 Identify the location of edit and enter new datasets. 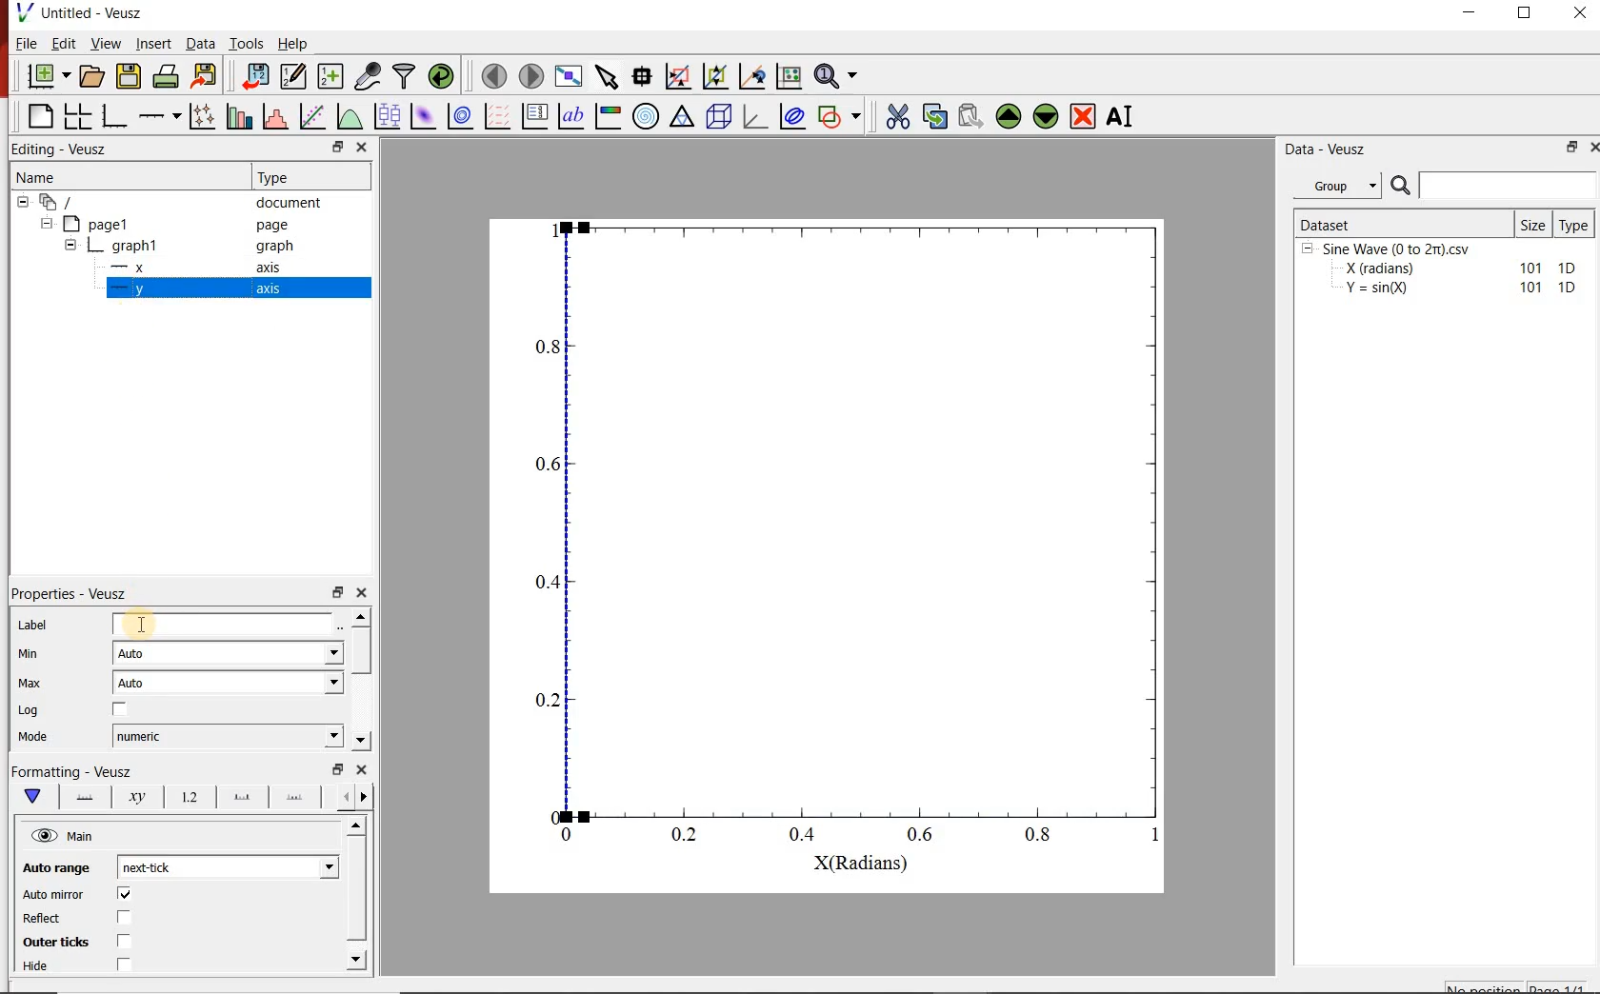
(294, 76).